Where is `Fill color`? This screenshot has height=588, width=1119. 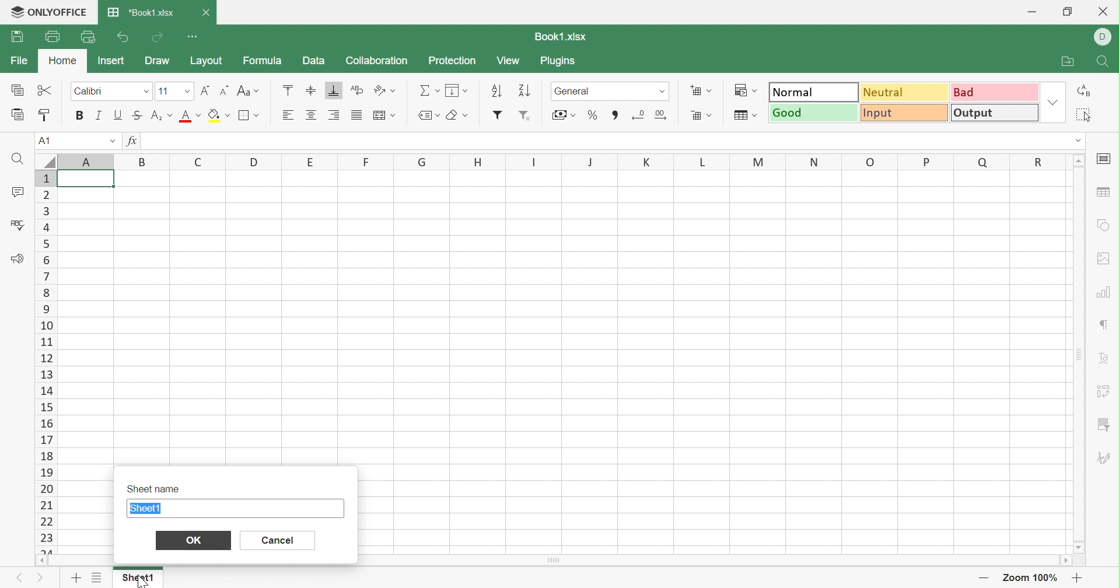 Fill color is located at coordinates (221, 115).